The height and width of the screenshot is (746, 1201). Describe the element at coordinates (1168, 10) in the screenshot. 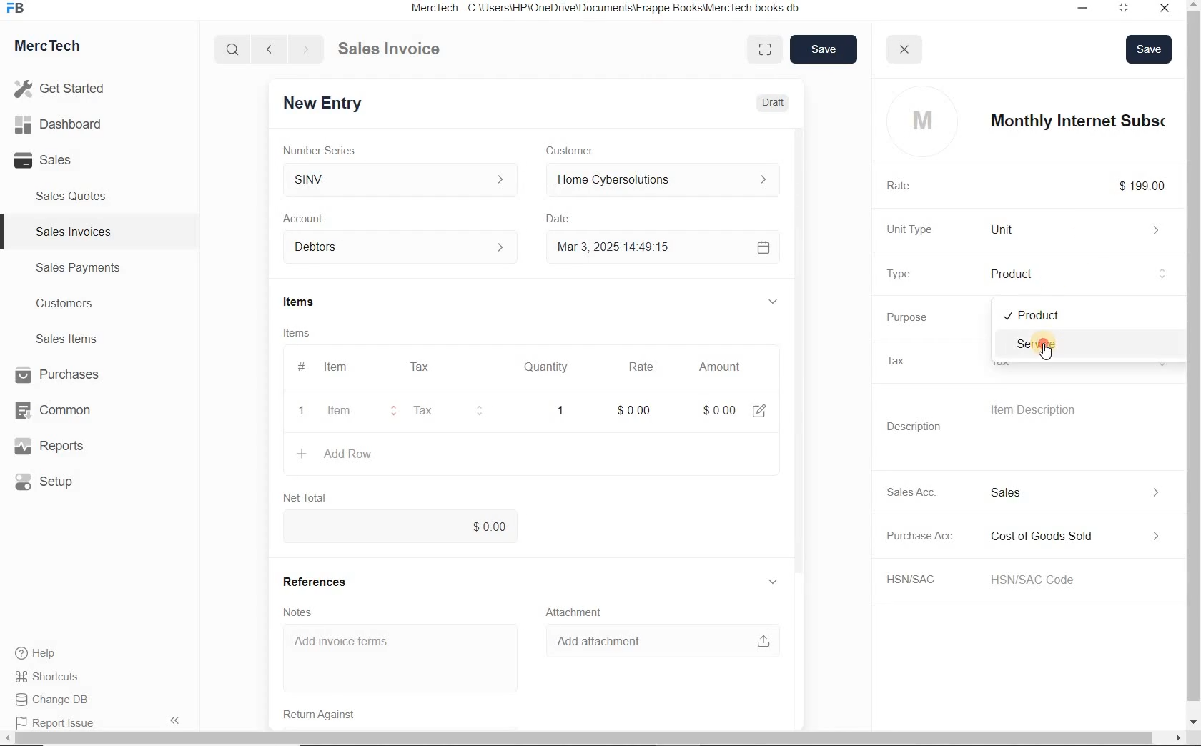

I see `Close` at that location.